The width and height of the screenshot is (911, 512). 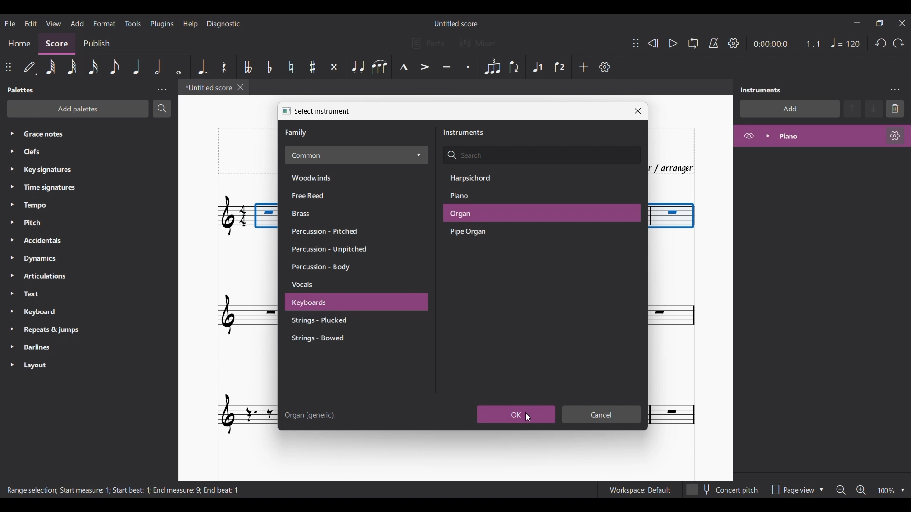 I want to click on Diagnostic menu, so click(x=224, y=24).